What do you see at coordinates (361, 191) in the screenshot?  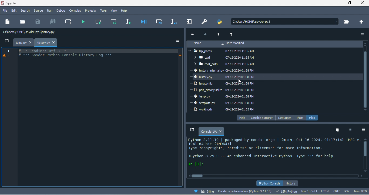 I see `mem 83%` at bounding box center [361, 191].